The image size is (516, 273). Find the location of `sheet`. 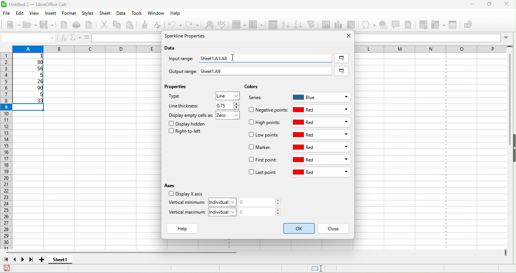

sheet is located at coordinates (106, 14).